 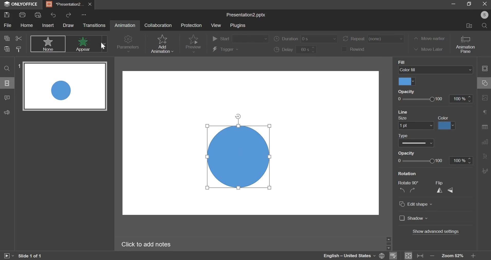 What do you see at coordinates (409, 62) in the screenshot?
I see `Background` at bounding box center [409, 62].